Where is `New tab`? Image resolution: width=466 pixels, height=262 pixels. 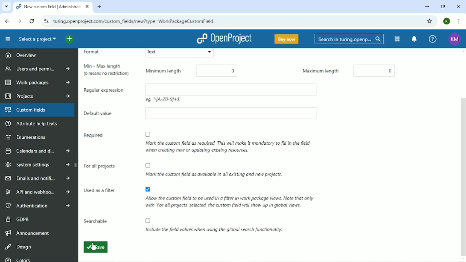
New tab is located at coordinates (100, 7).